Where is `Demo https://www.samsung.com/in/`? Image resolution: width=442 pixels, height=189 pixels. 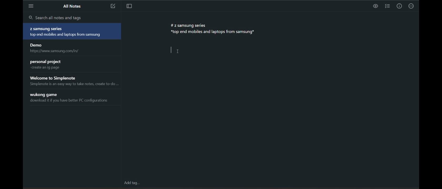
Demo https://www.samsung.com/in/ is located at coordinates (72, 48).